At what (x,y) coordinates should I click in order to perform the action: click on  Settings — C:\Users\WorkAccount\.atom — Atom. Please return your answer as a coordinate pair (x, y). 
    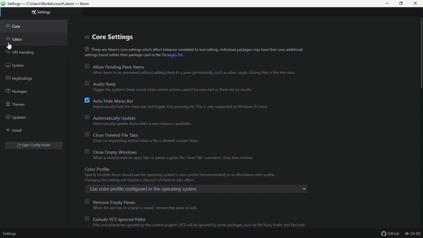
    Looking at the image, I should click on (50, 4).